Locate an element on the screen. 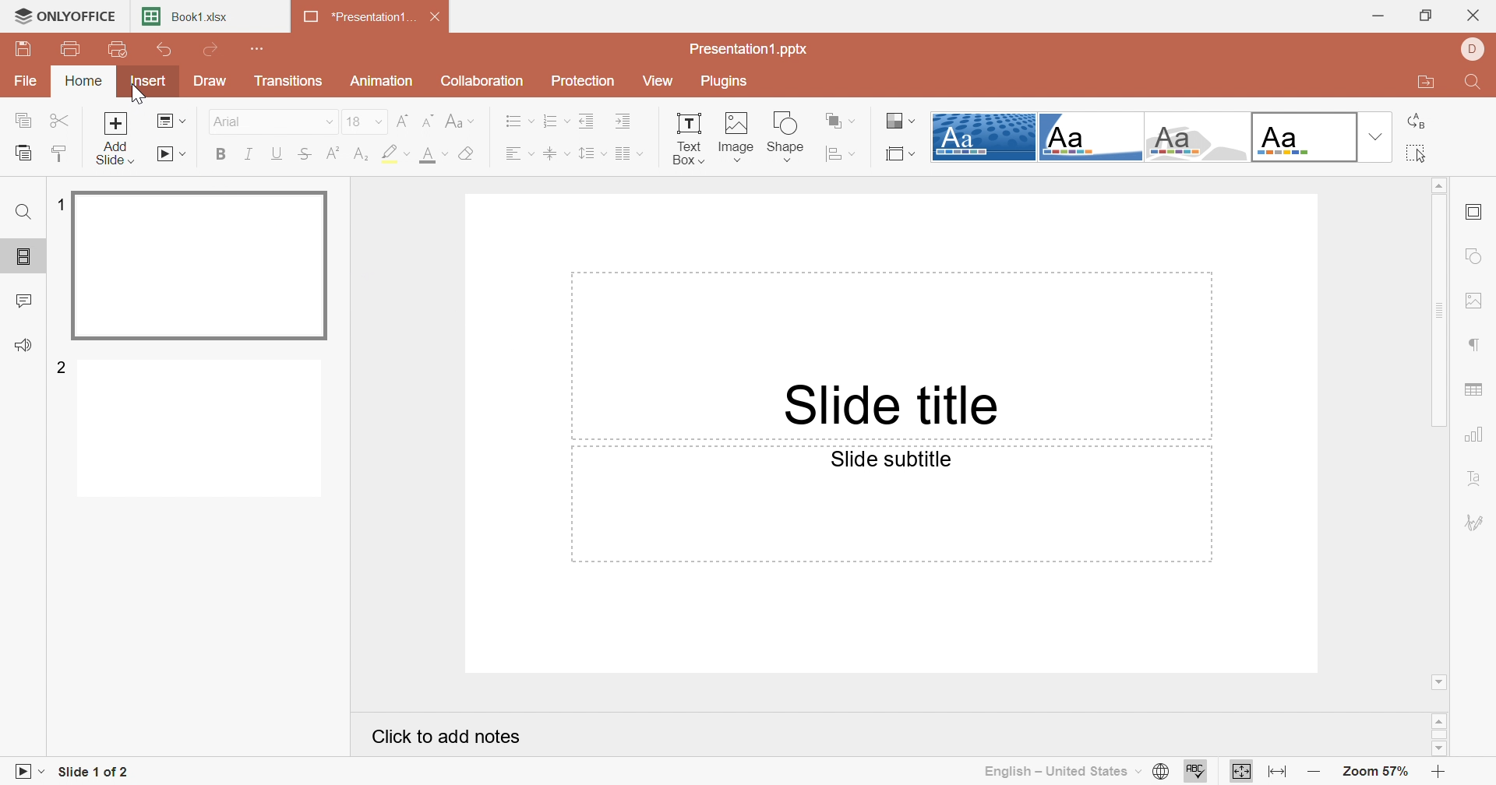  Replace is located at coordinates (1416, 124).